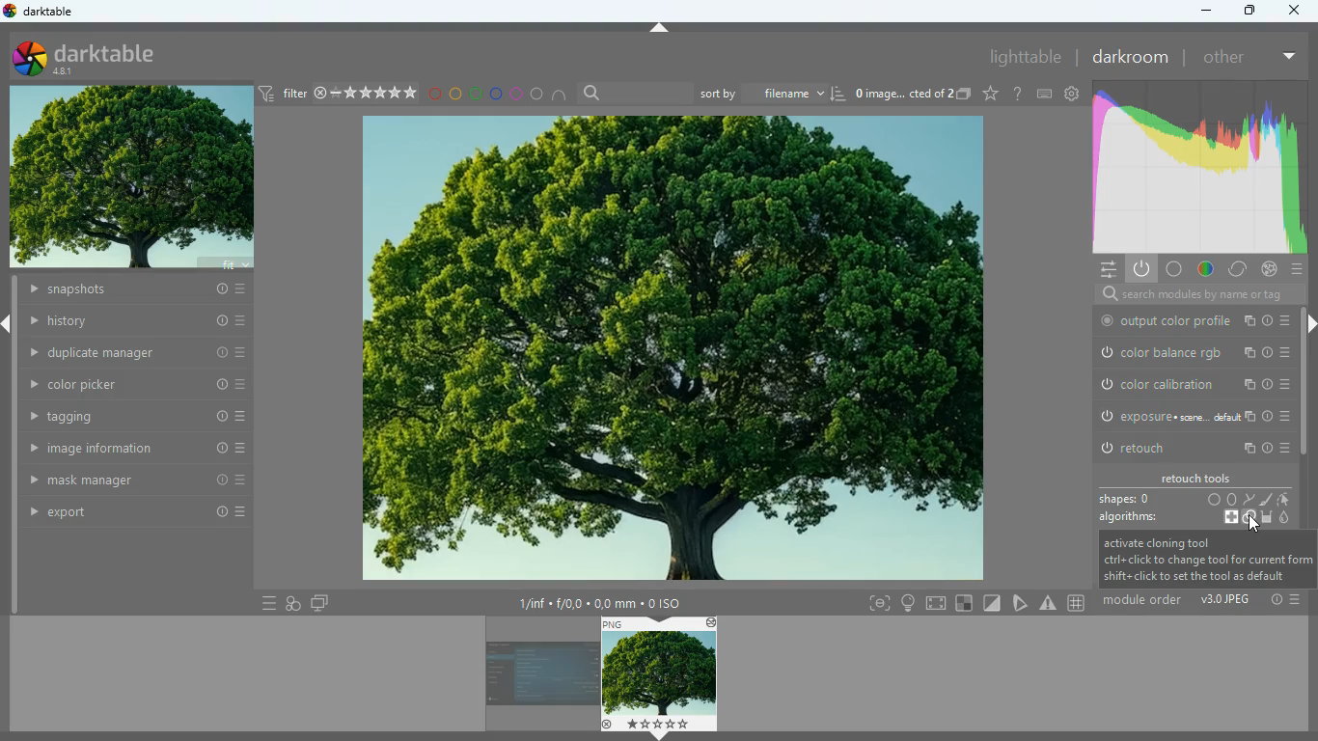 The image size is (1318, 741). What do you see at coordinates (770, 95) in the screenshot?
I see `sort by filename` at bounding box center [770, 95].